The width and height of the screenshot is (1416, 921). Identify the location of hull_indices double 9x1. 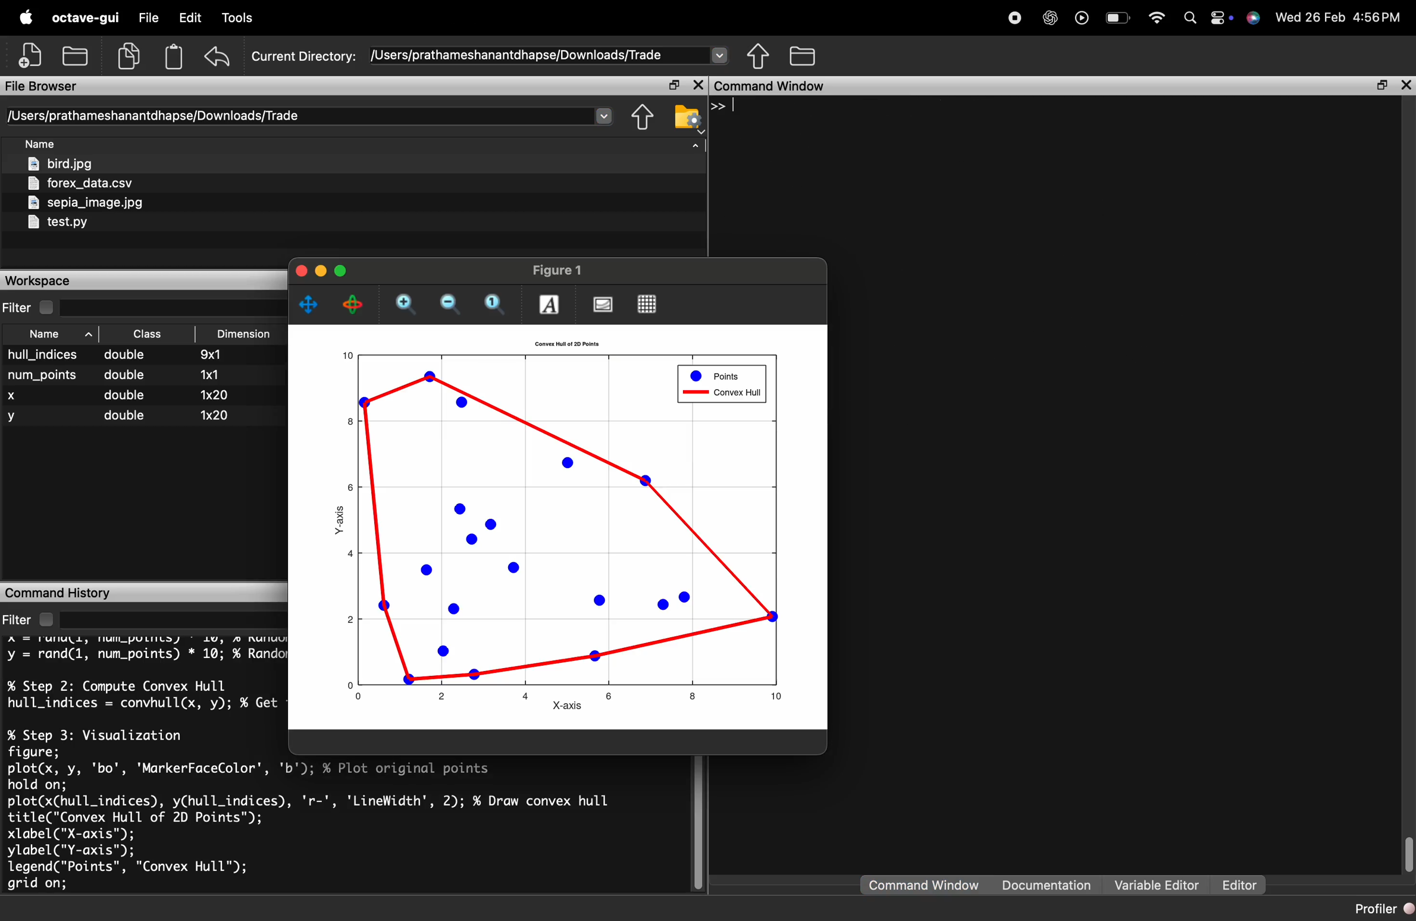
(115, 355).